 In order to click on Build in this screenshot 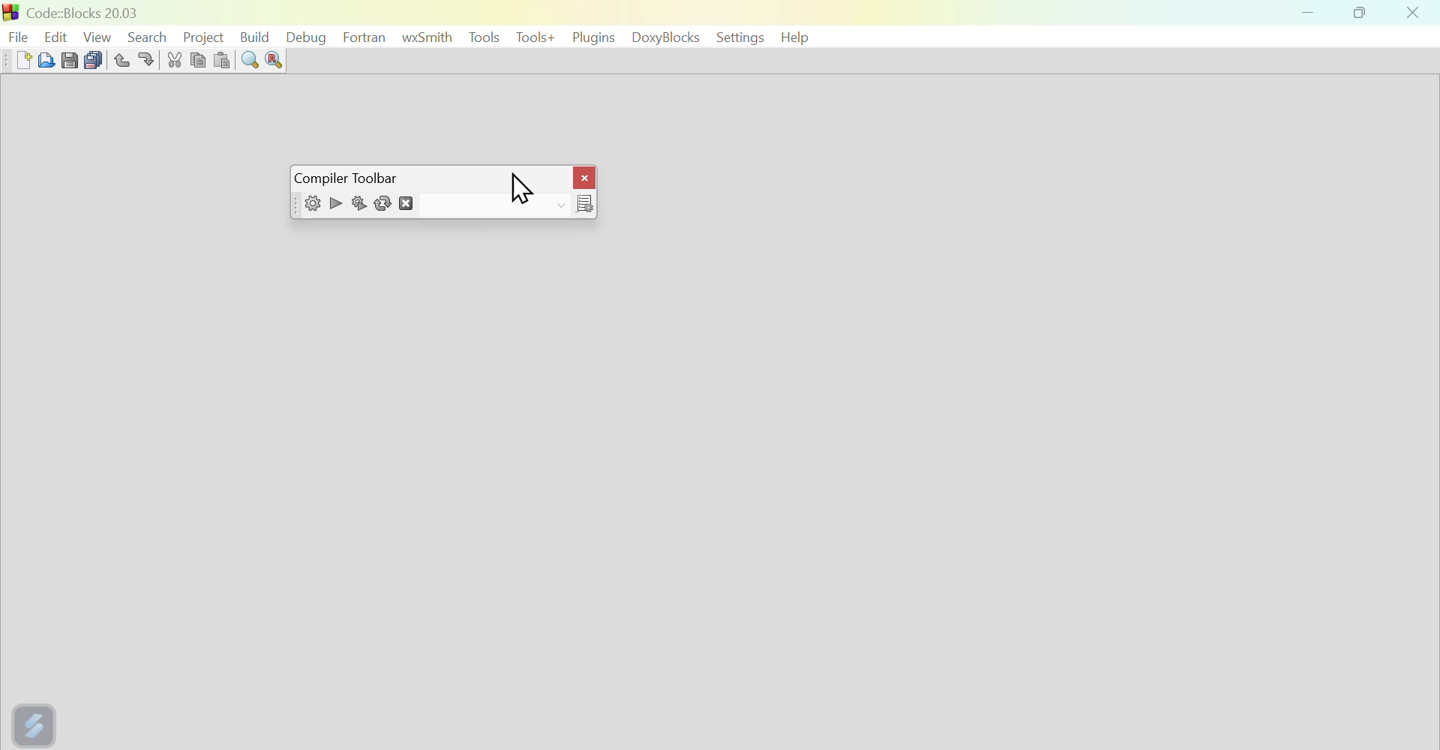, I will do `click(259, 34)`.